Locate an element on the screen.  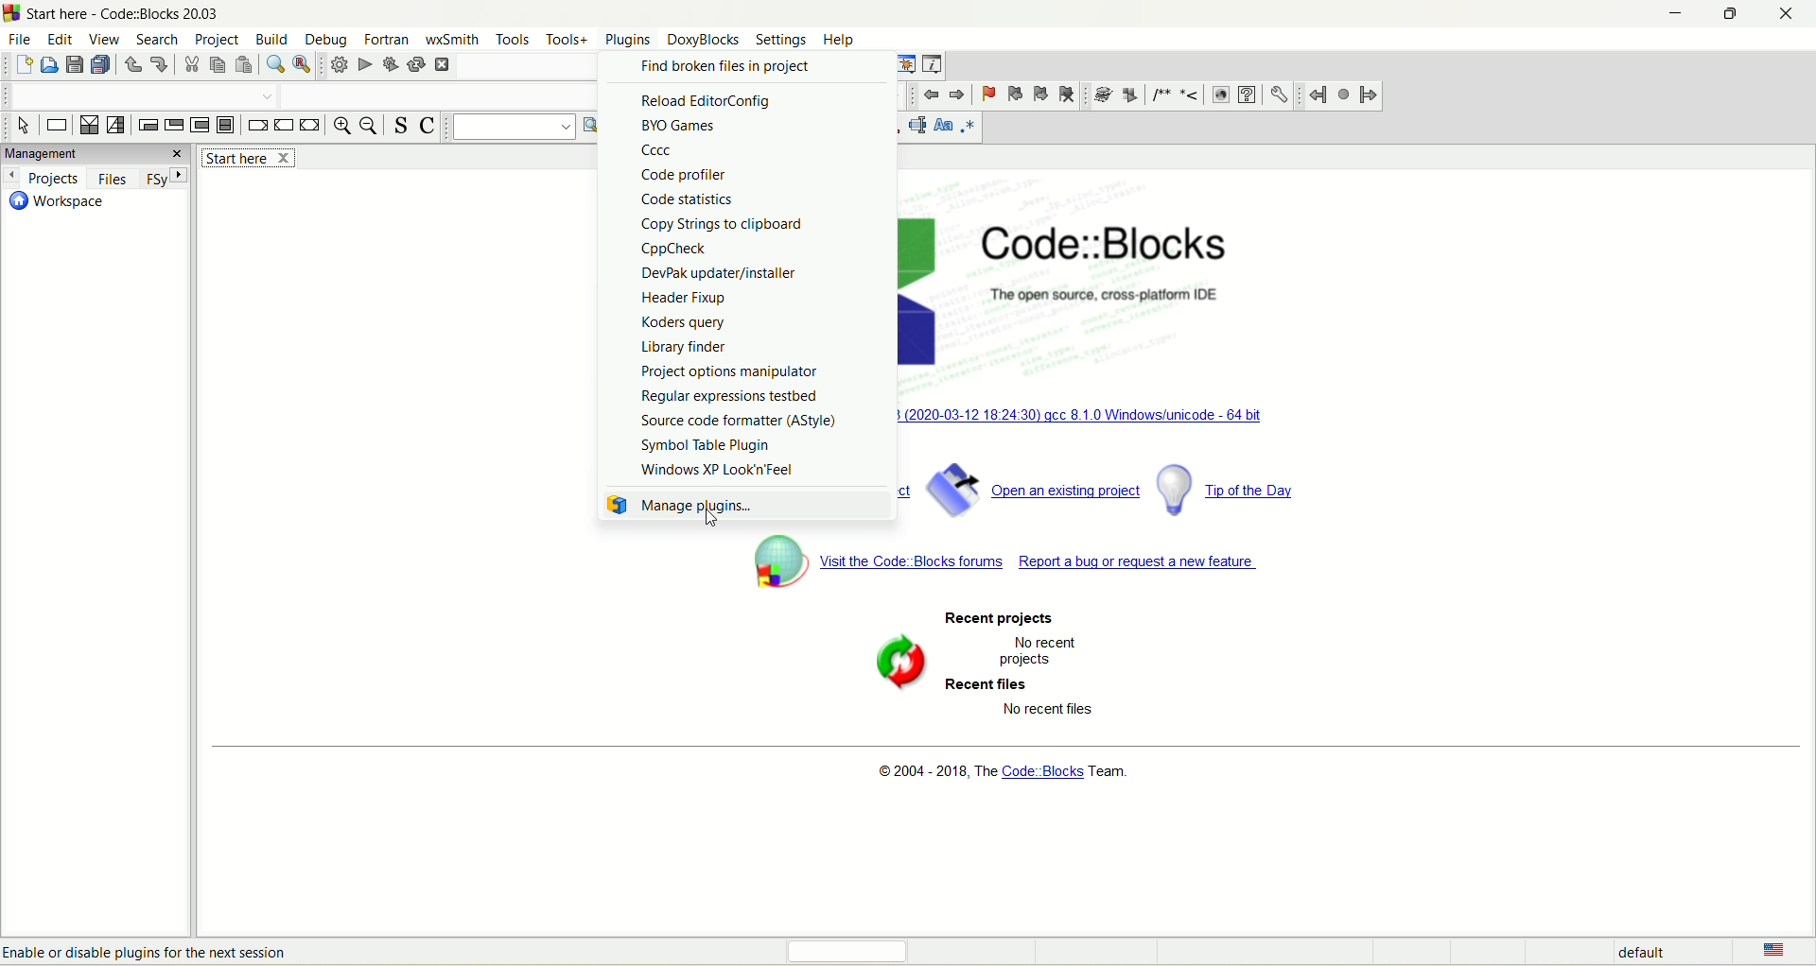
clear bookmark is located at coordinates (1067, 94).